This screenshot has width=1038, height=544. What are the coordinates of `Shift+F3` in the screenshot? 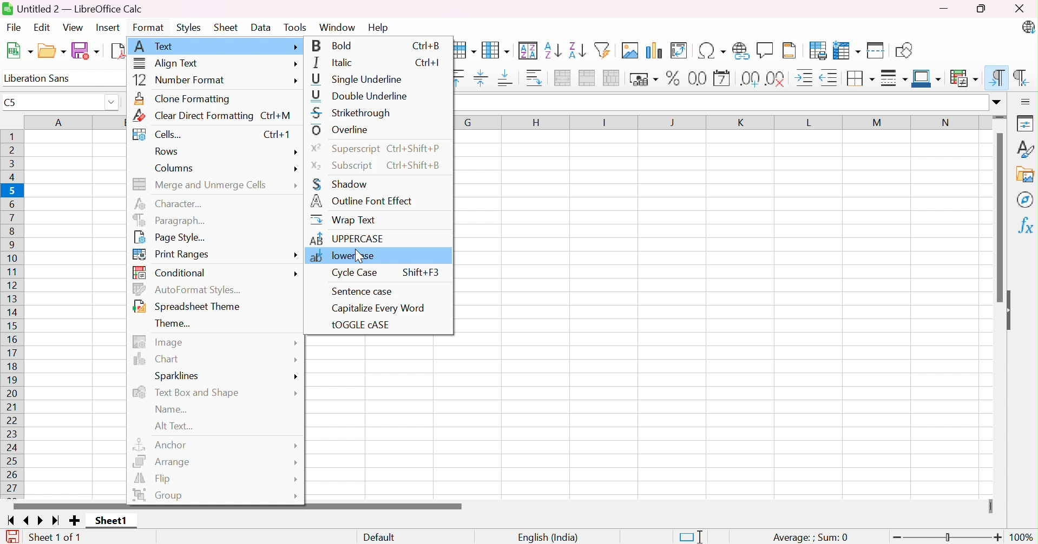 It's located at (420, 272).